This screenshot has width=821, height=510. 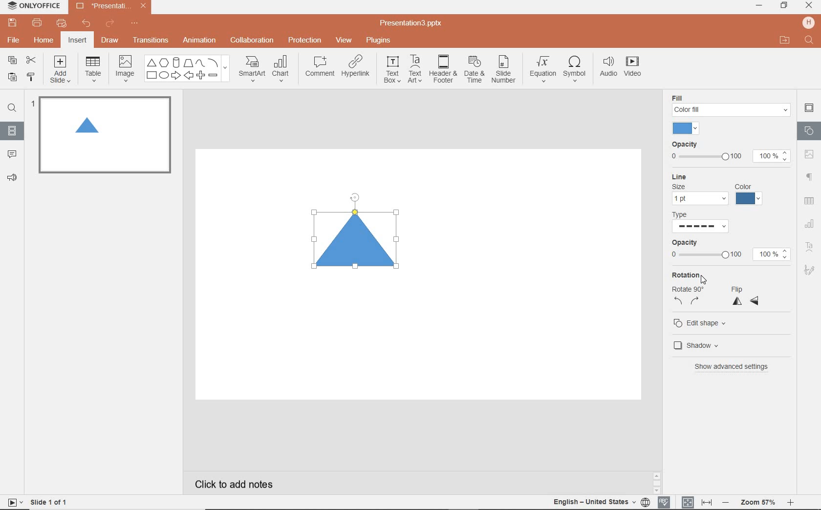 What do you see at coordinates (810, 248) in the screenshot?
I see `TEXT ART SETTINGS` at bounding box center [810, 248].